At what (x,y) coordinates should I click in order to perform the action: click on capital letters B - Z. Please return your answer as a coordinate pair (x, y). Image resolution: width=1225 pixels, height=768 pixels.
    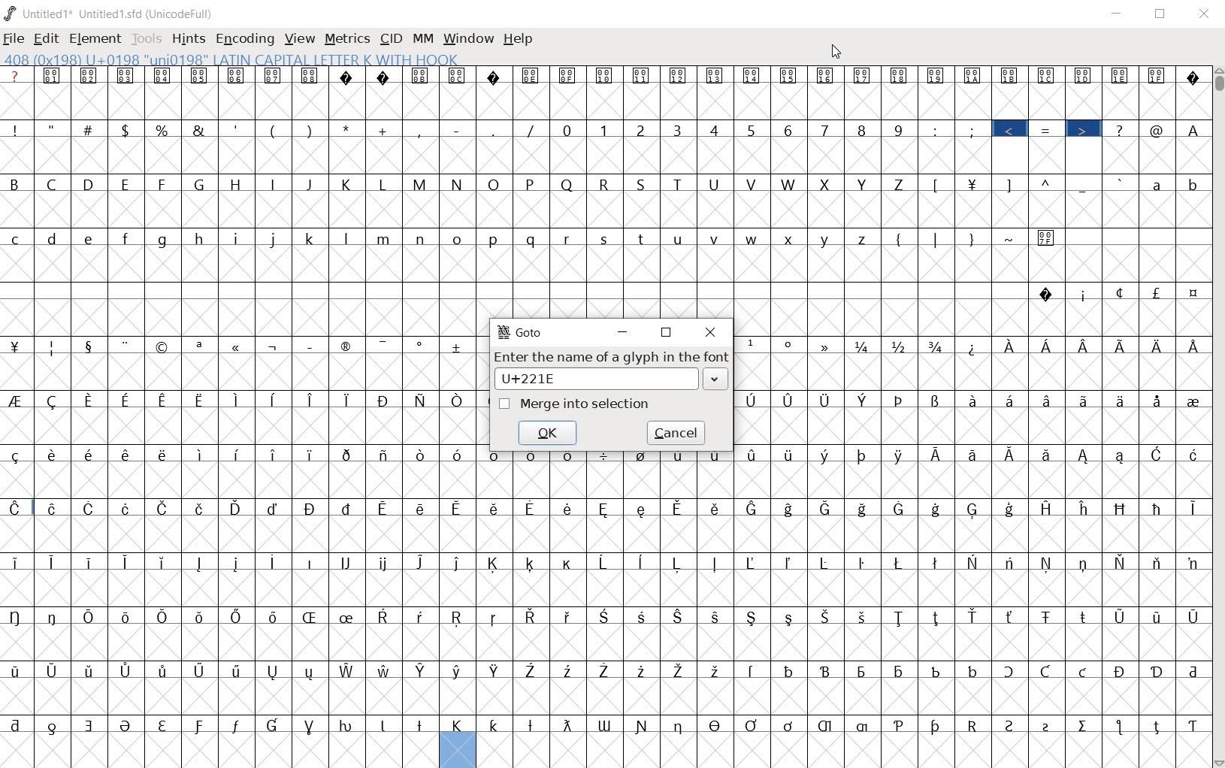
    Looking at the image, I should click on (456, 183).